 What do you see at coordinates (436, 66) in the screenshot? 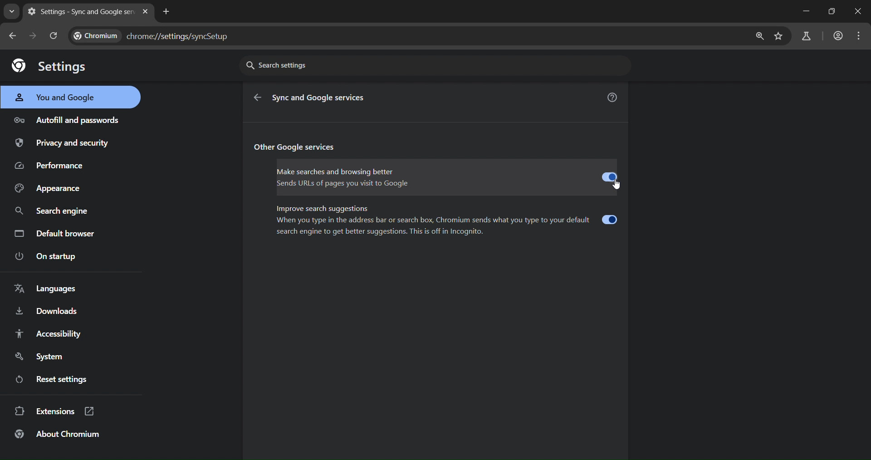
I see `search settings` at bounding box center [436, 66].